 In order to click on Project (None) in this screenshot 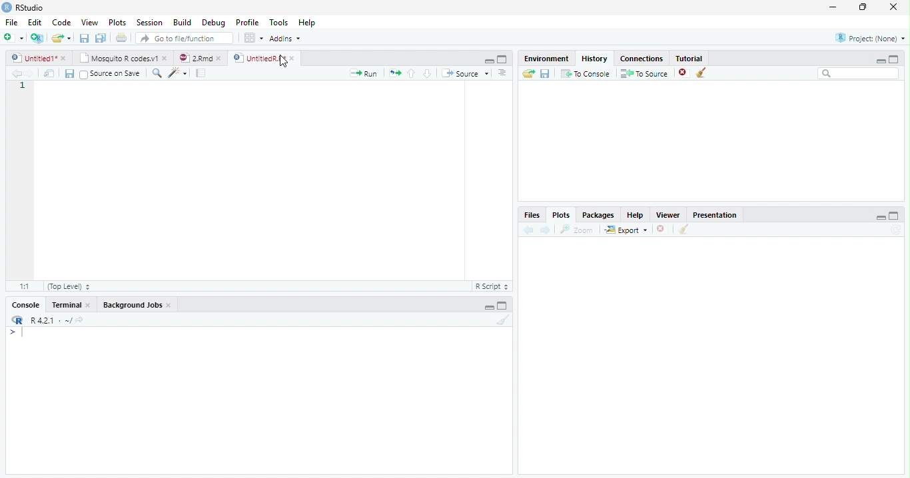, I will do `click(869, 38)`.